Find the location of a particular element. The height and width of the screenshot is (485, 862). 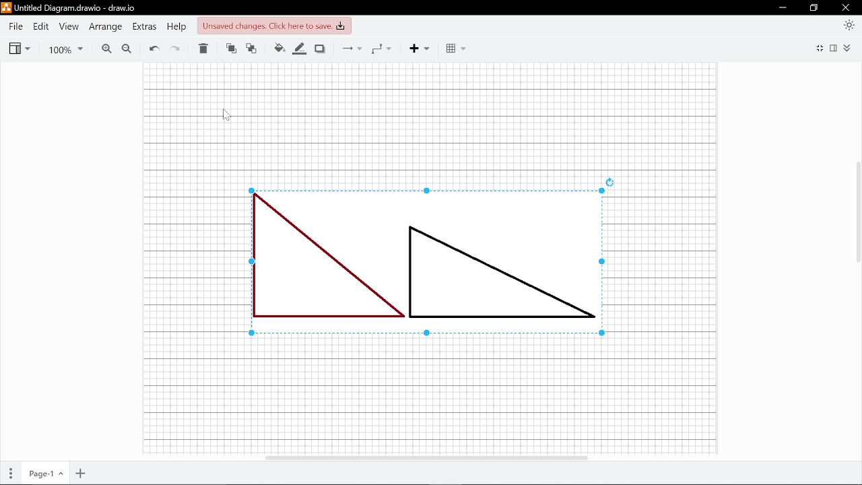

Collapse/expand is located at coordinates (849, 49).